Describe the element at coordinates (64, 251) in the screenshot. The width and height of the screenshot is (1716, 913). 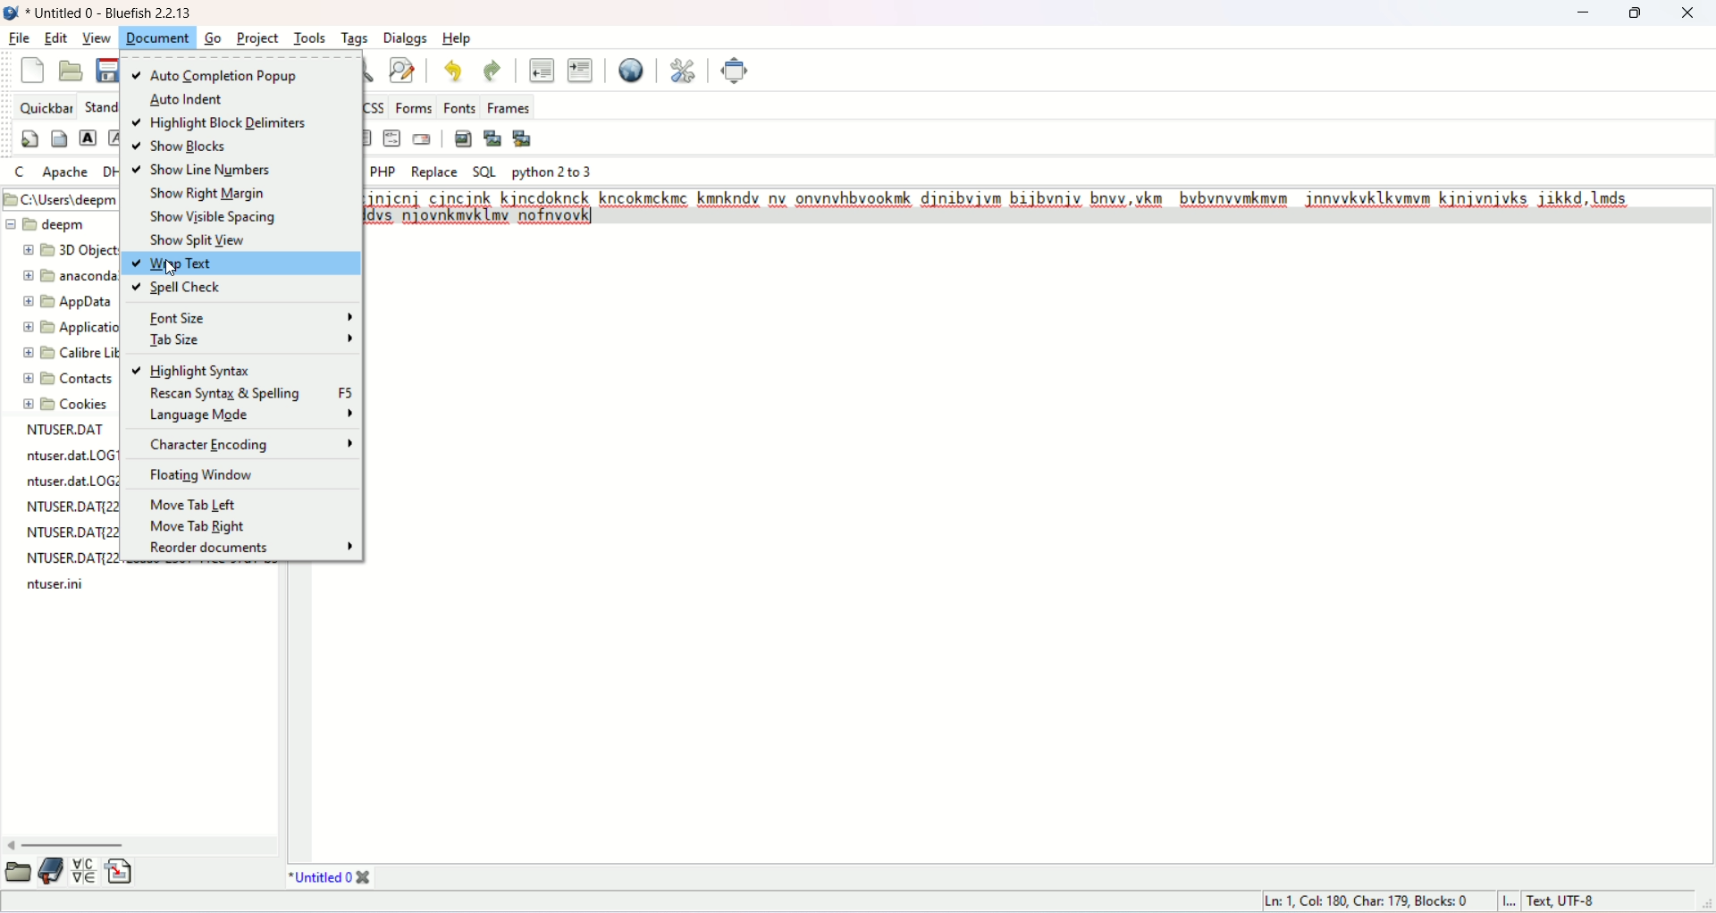
I see `3D object` at that location.